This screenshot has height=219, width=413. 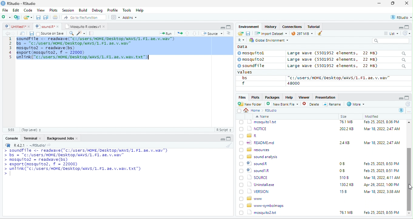 I want to click on Mar 18, 2022, 2:47 AM, so click(x=380, y=151).